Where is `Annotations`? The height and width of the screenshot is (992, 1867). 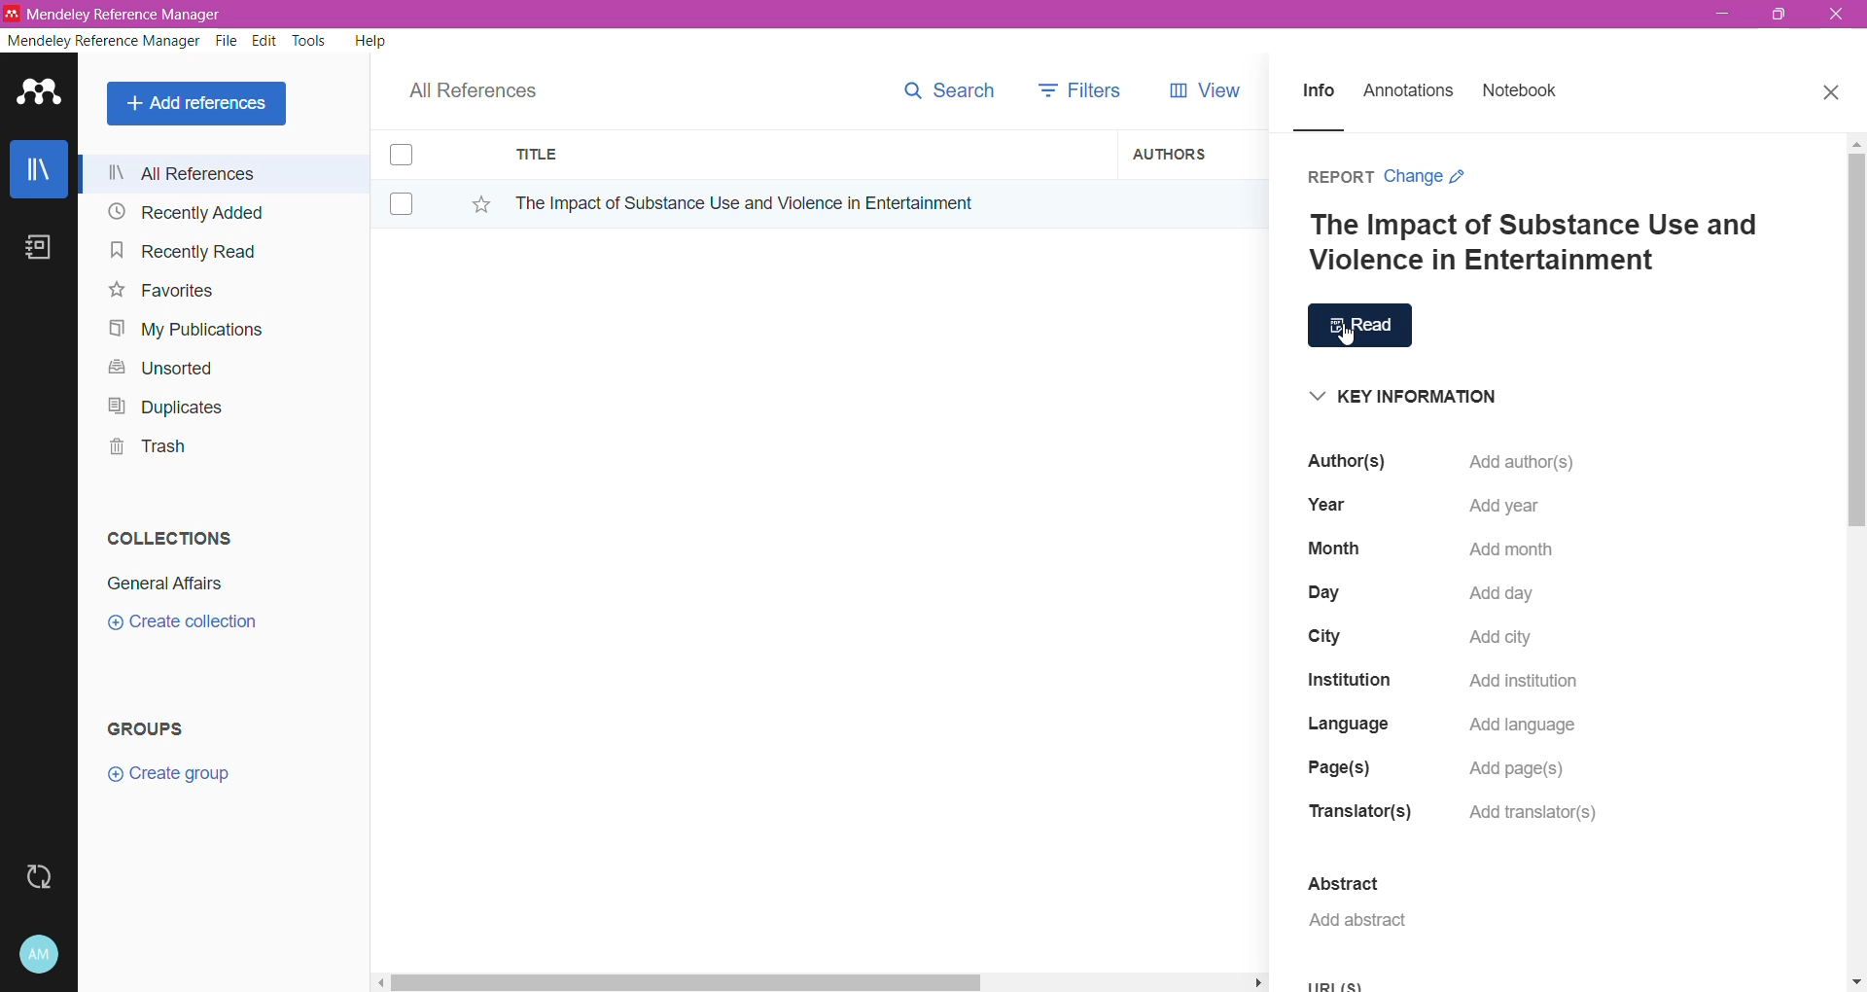 Annotations is located at coordinates (1404, 90).